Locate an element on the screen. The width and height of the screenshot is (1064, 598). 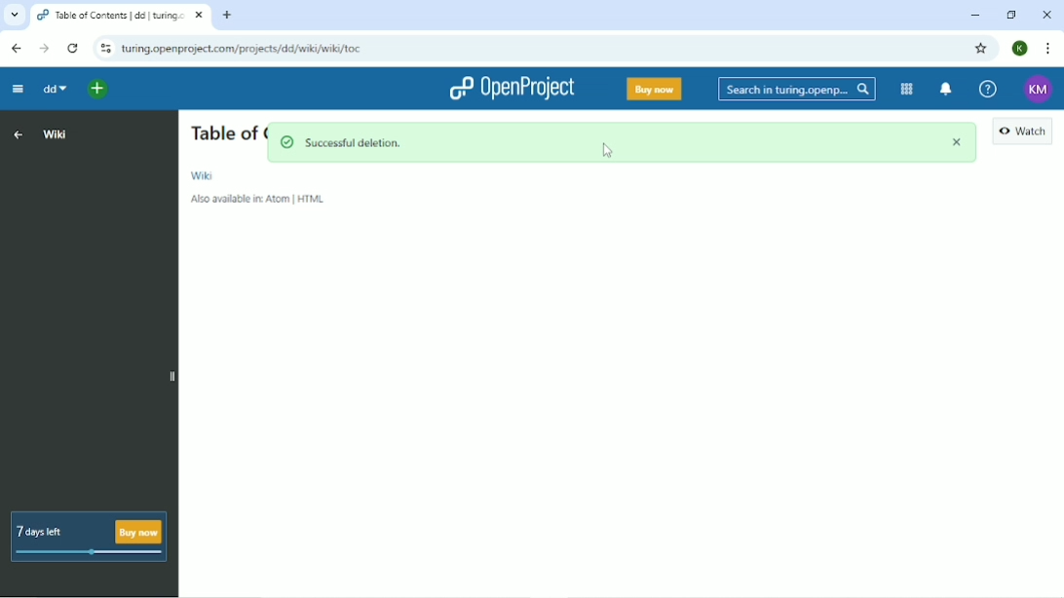
New tab is located at coordinates (227, 15).